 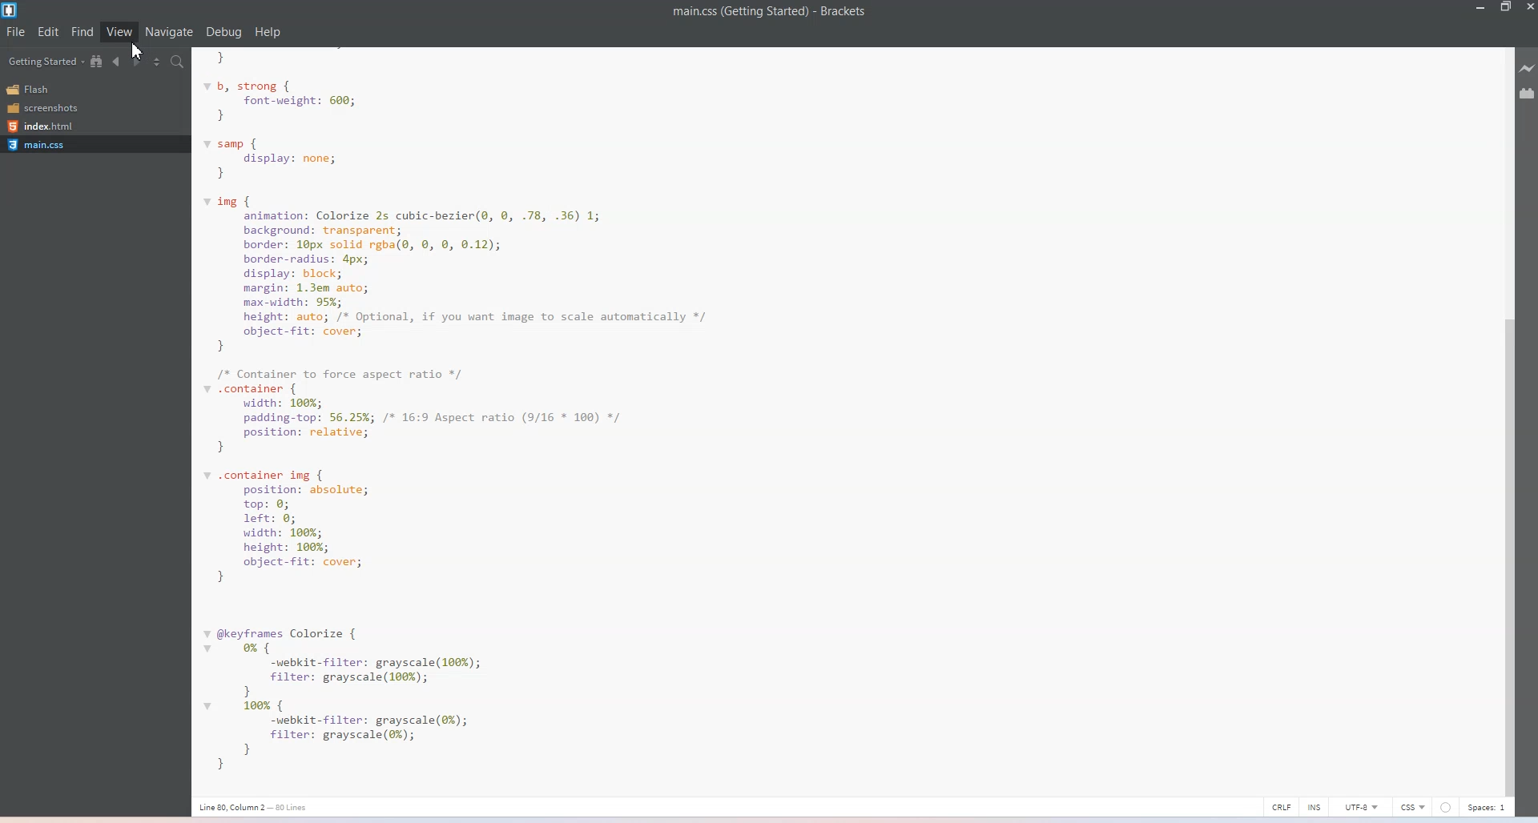 I want to click on Getting Started, so click(x=45, y=62).